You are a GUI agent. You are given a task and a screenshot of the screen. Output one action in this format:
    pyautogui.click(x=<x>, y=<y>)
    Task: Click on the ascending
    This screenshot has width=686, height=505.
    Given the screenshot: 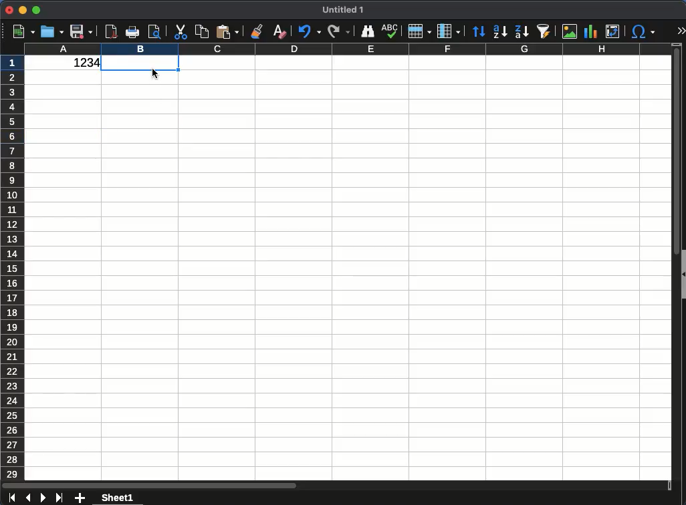 What is the action you would take?
    pyautogui.click(x=499, y=31)
    